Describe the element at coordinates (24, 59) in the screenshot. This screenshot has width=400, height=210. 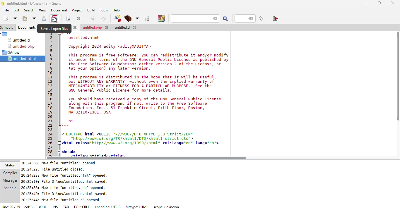
I see `untitled` at that location.